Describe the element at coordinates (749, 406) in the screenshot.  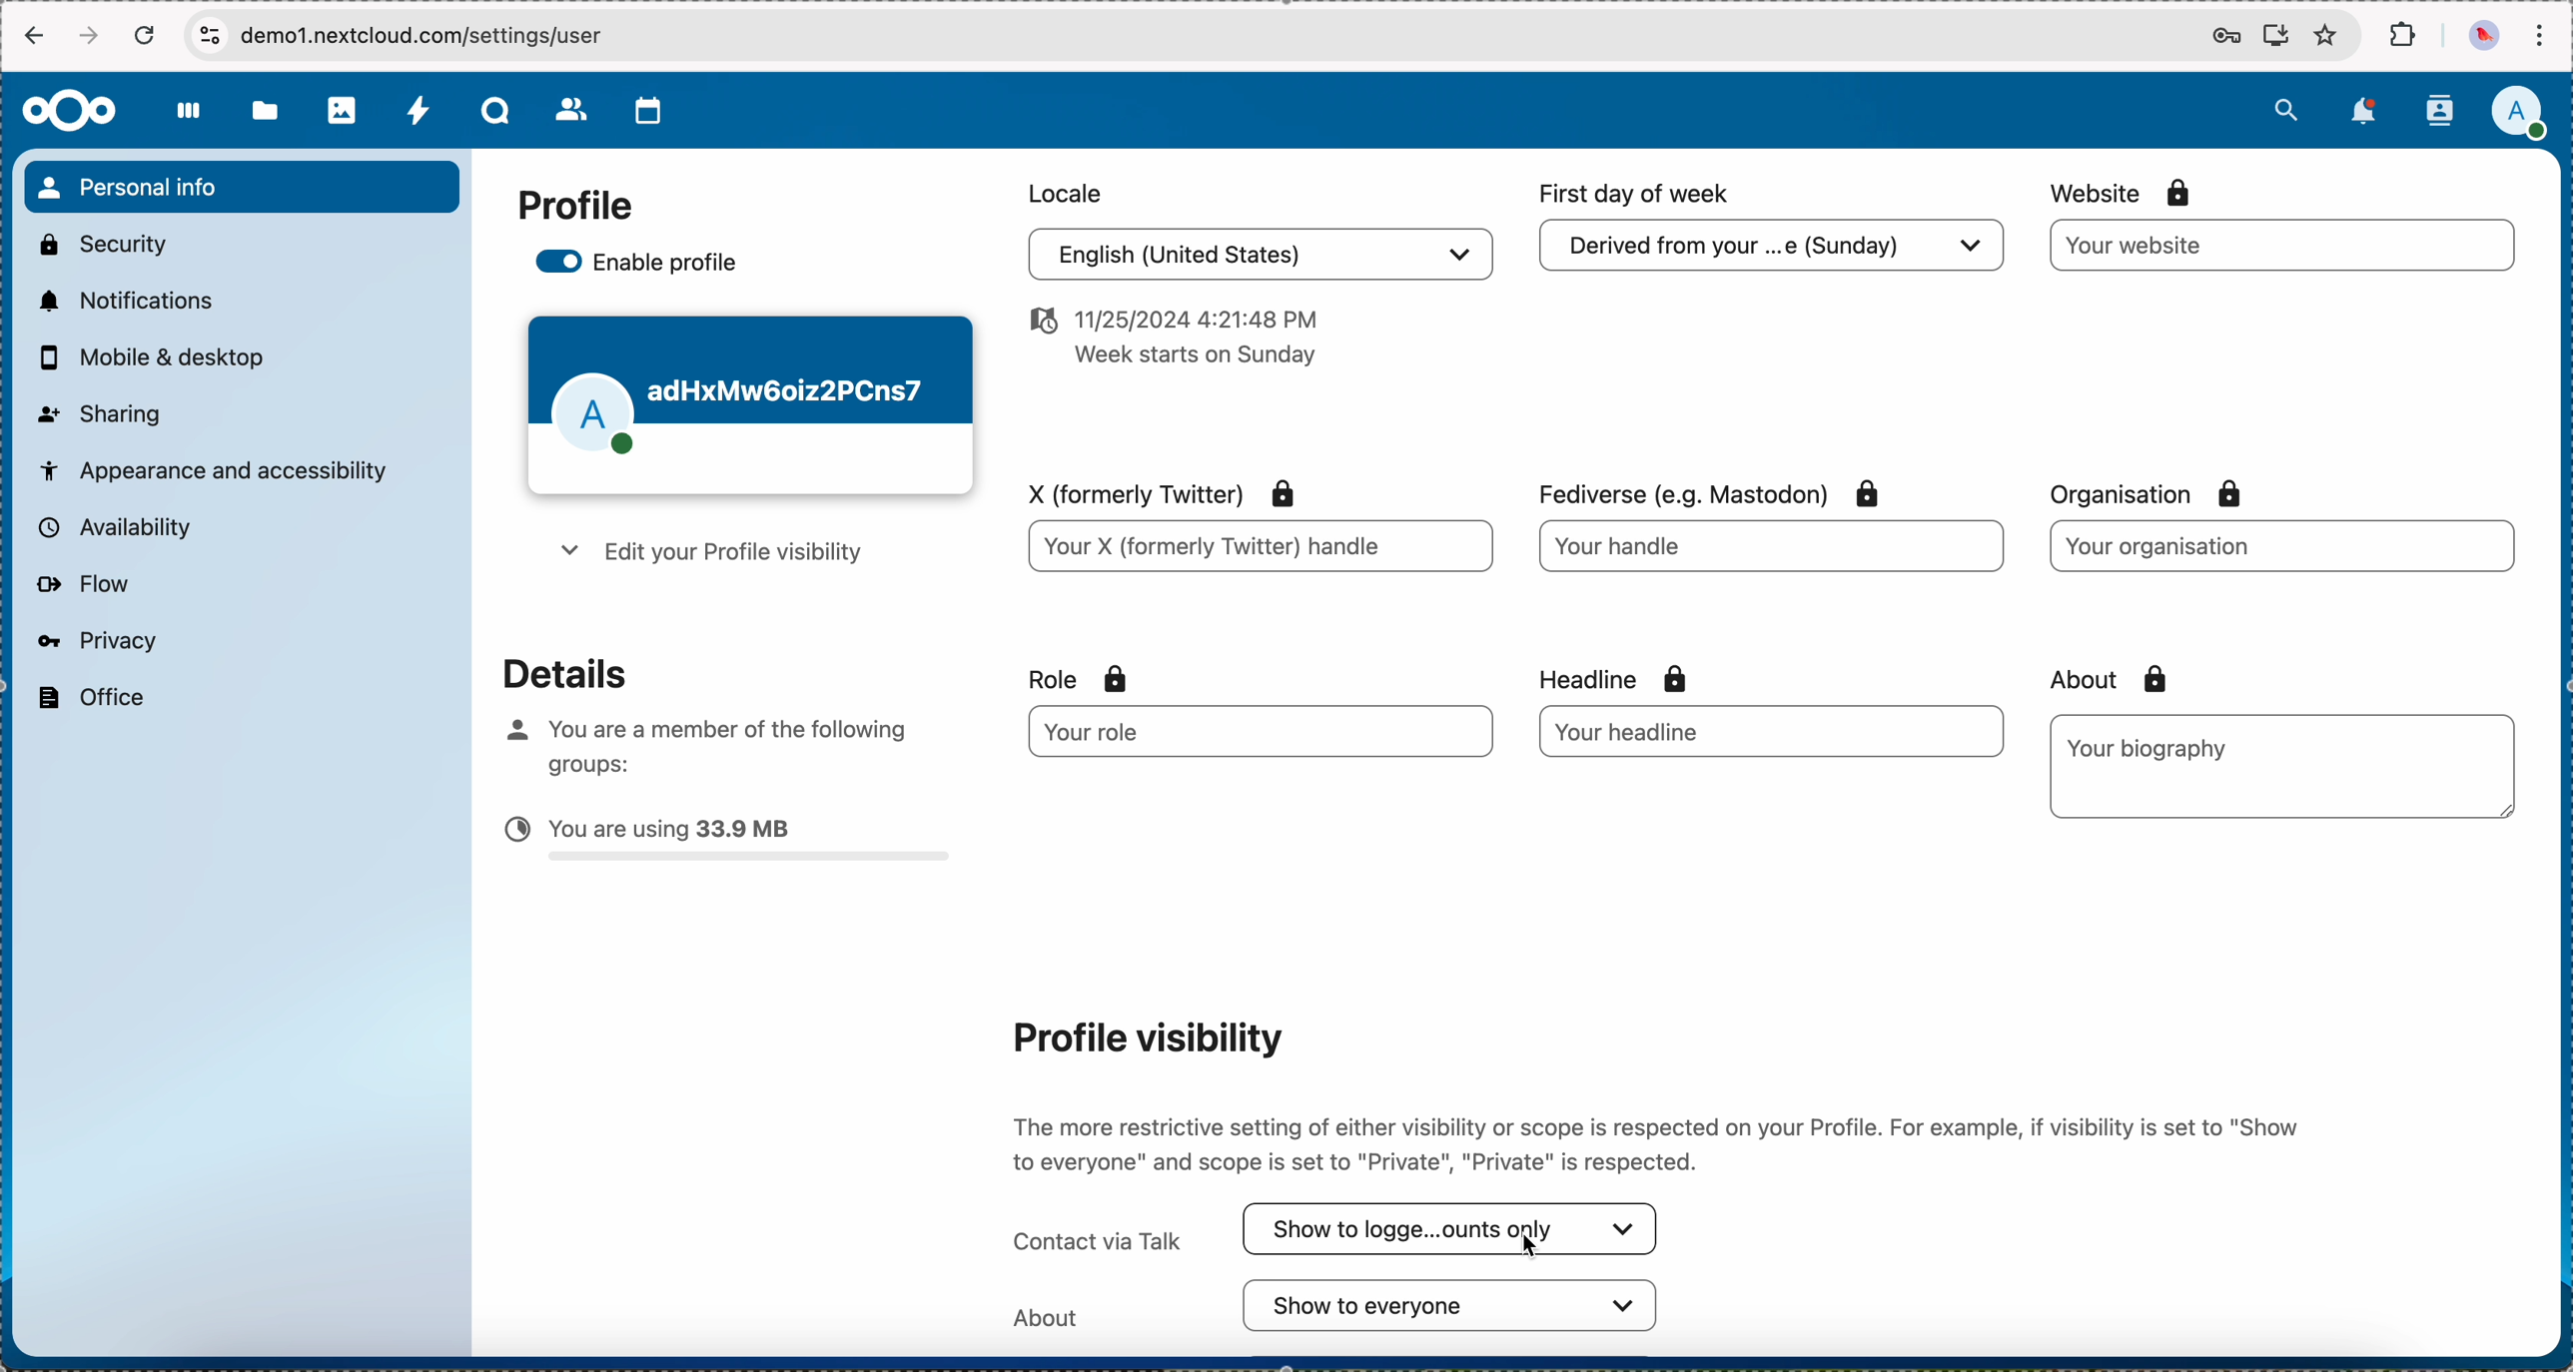
I see `profile theme` at that location.